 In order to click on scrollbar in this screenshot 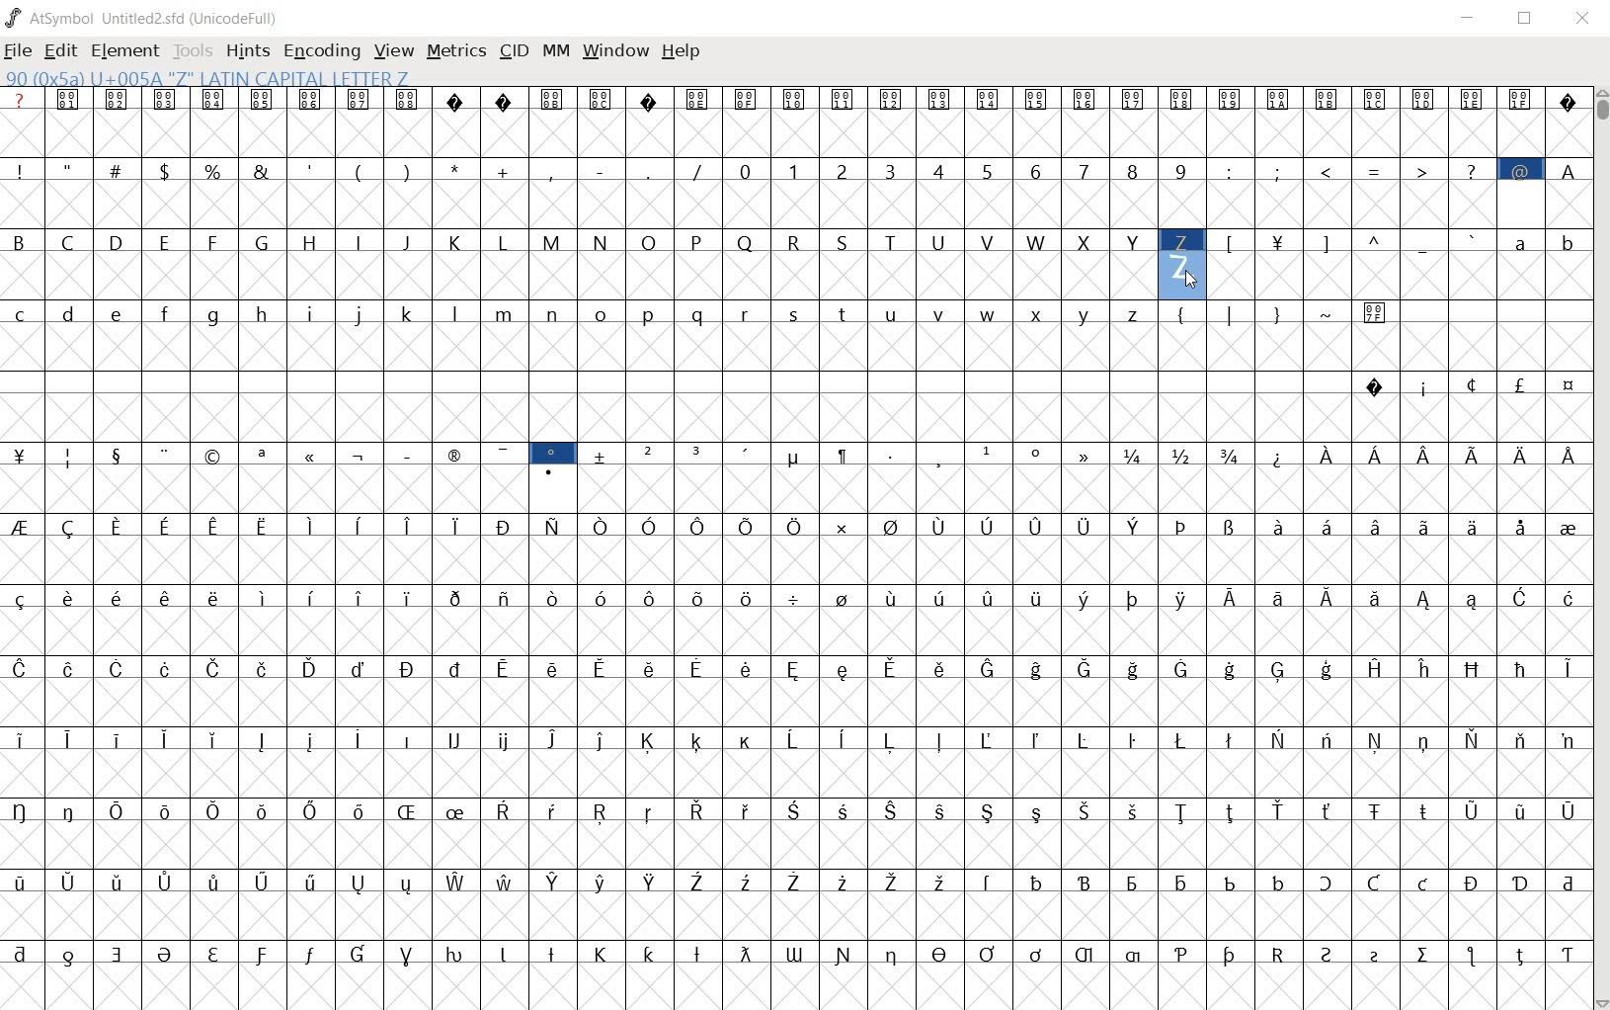, I will do `click(1600, 547)`.